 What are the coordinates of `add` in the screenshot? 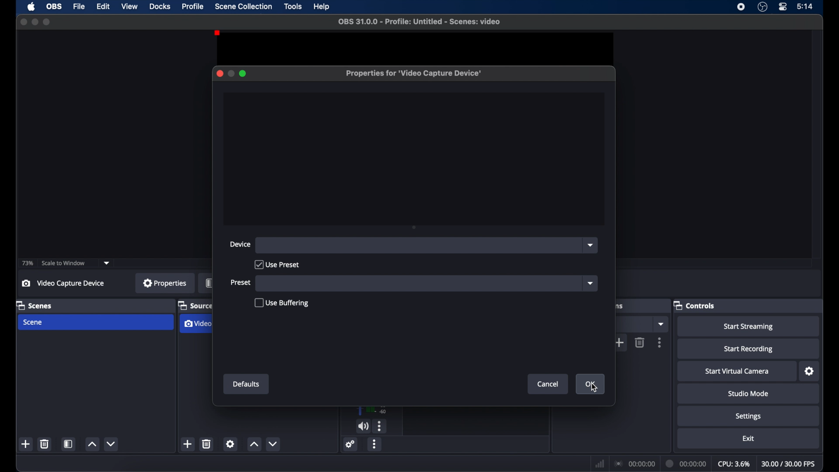 It's located at (622, 343).